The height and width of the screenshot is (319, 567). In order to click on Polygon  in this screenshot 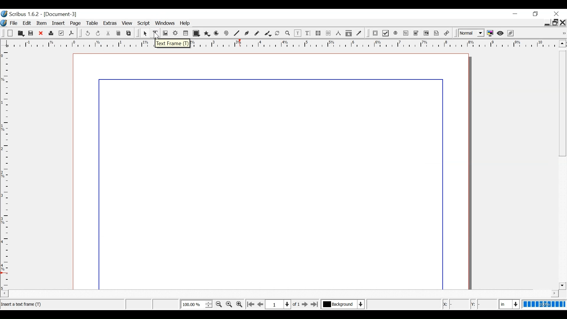, I will do `click(207, 33)`.